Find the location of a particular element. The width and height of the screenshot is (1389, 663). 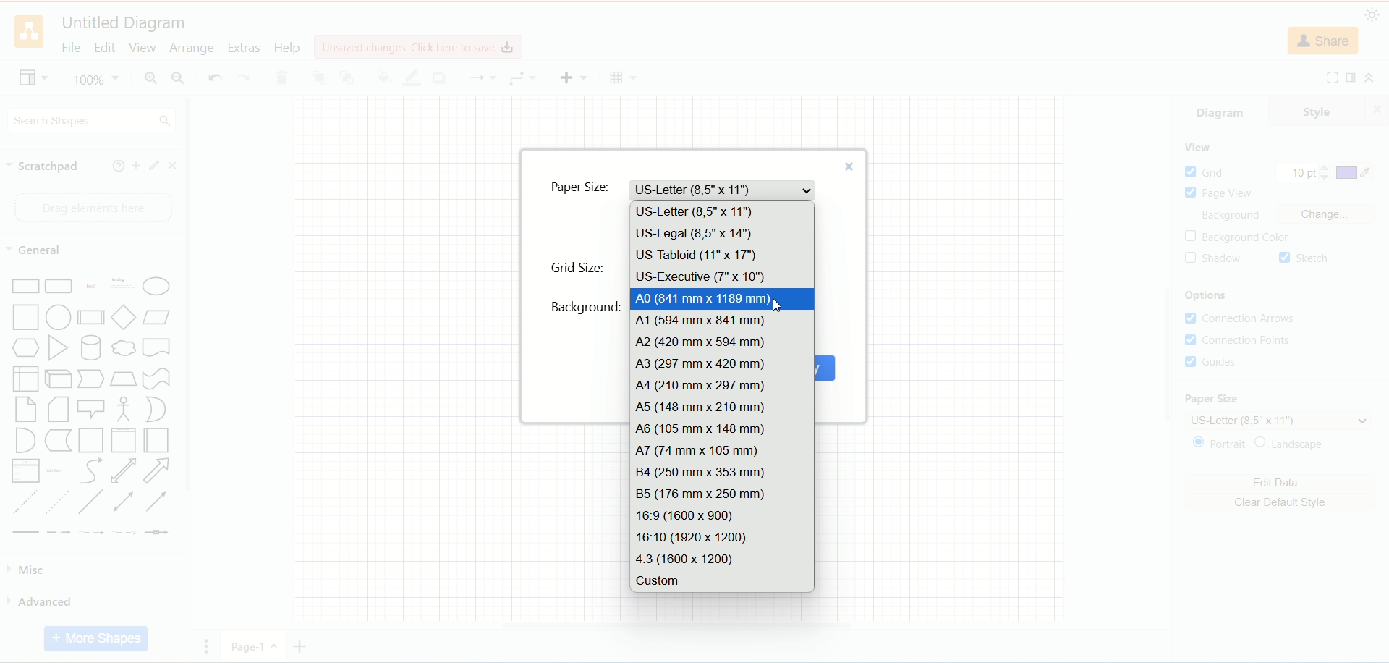

16:9 is located at coordinates (721, 517).